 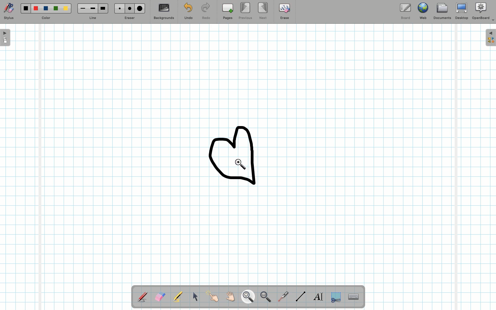 What do you see at coordinates (442, 11) in the screenshot?
I see `Documents` at bounding box center [442, 11].